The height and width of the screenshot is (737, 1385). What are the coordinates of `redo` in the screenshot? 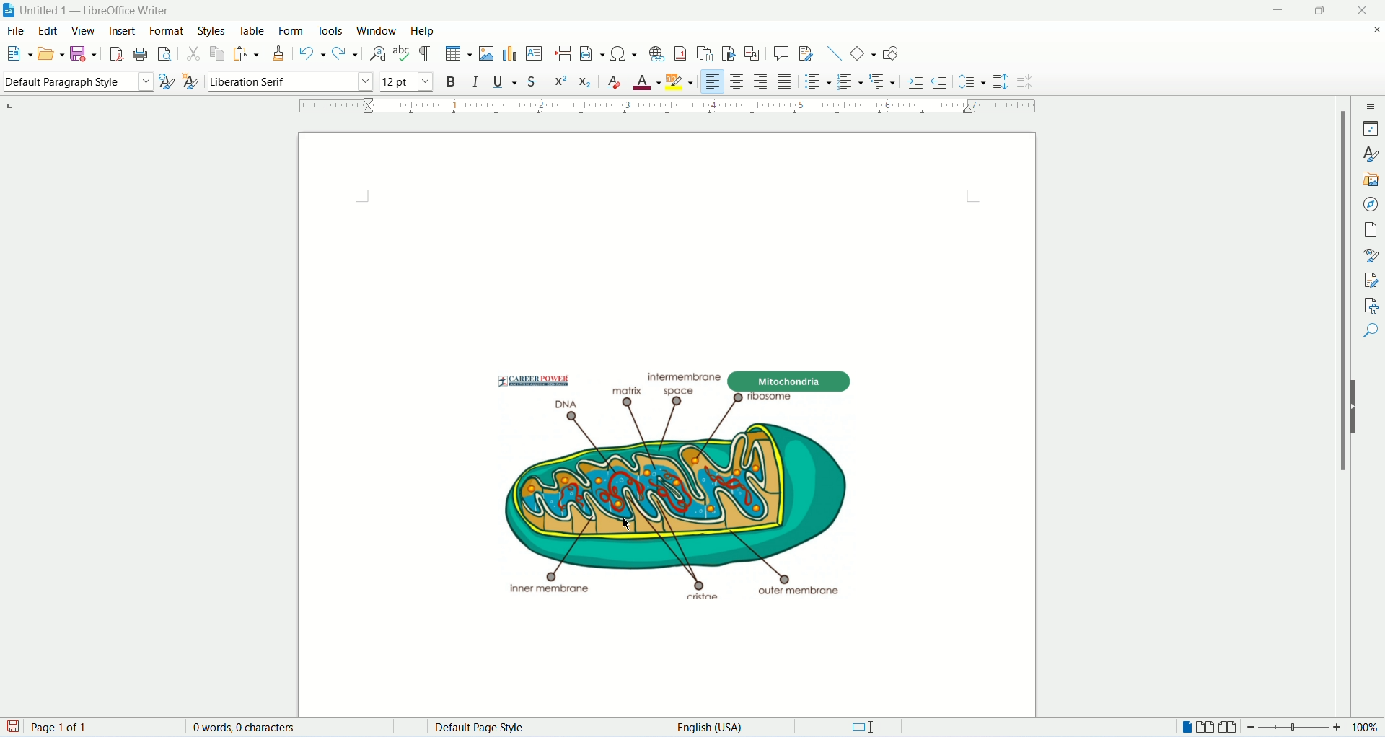 It's located at (346, 53).